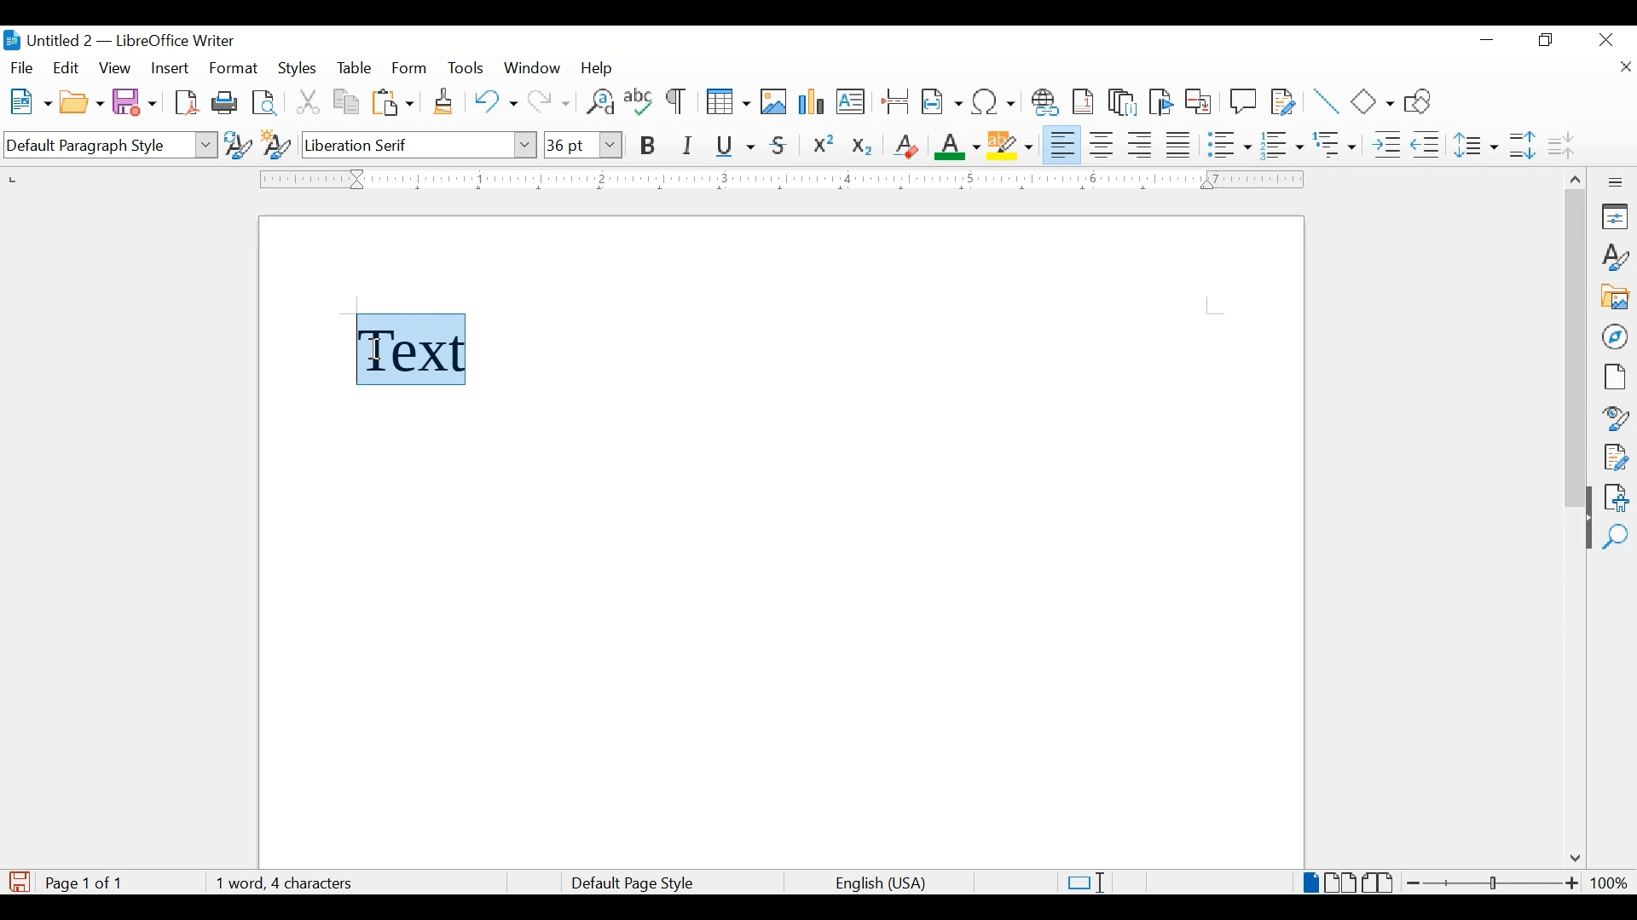  I want to click on zoom slider, so click(1494, 883).